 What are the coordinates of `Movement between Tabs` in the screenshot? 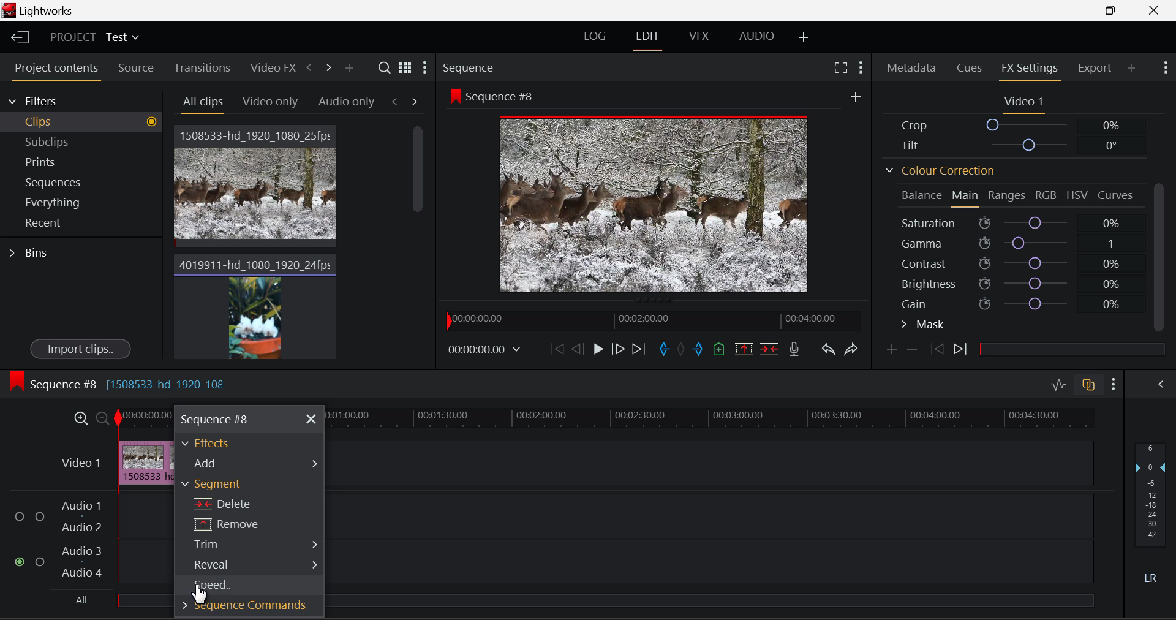 It's located at (405, 102).